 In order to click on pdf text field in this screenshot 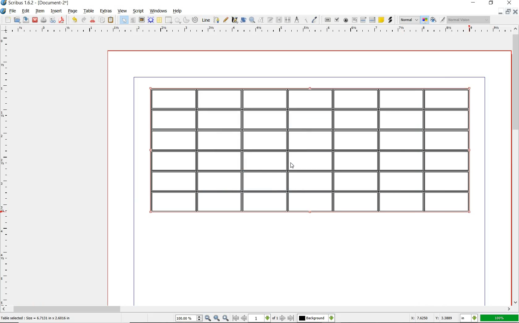, I will do `click(354, 20)`.